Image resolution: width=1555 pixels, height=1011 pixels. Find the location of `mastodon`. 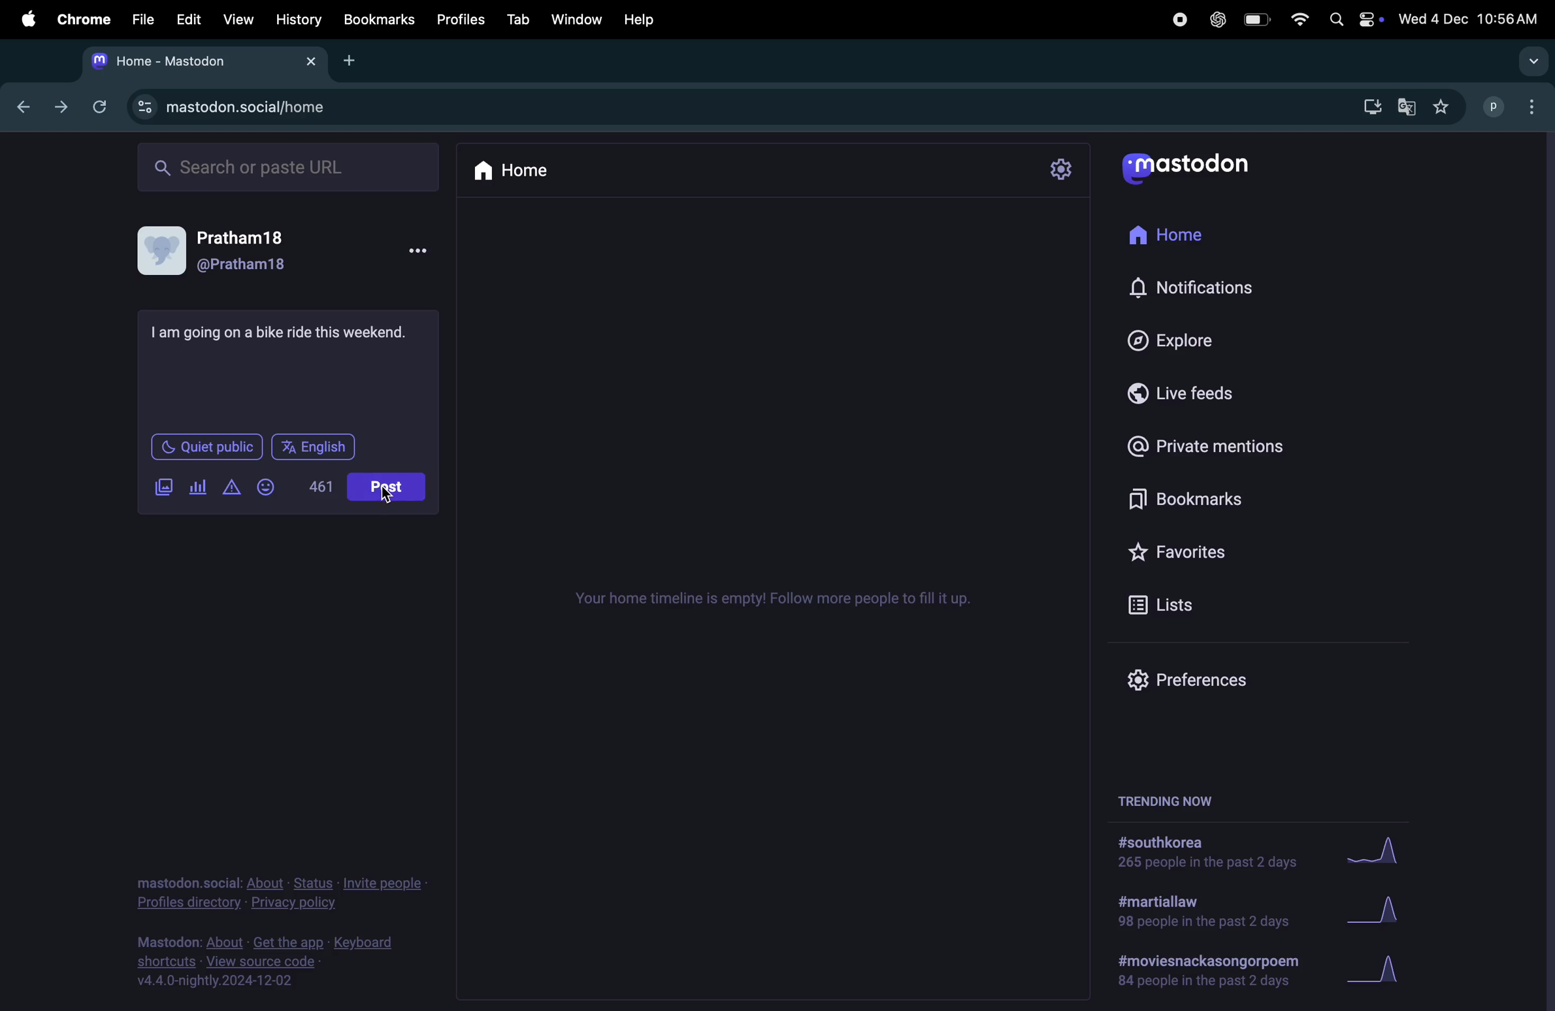

mastodon is located at coordinates (1187, 167).